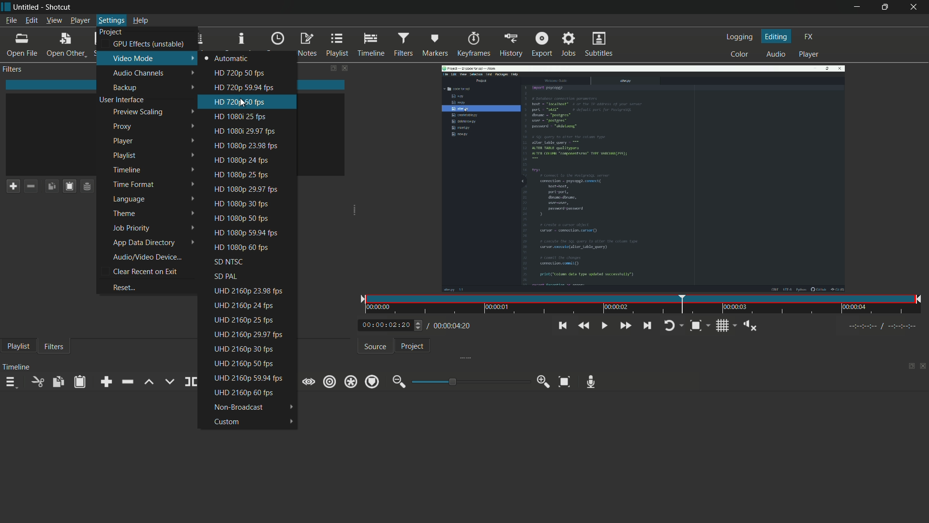 The height and width of the screenshot is (523, 929). Describe the element at coordinates (570, 45) in the screenshot. I see `jobs` at that location.